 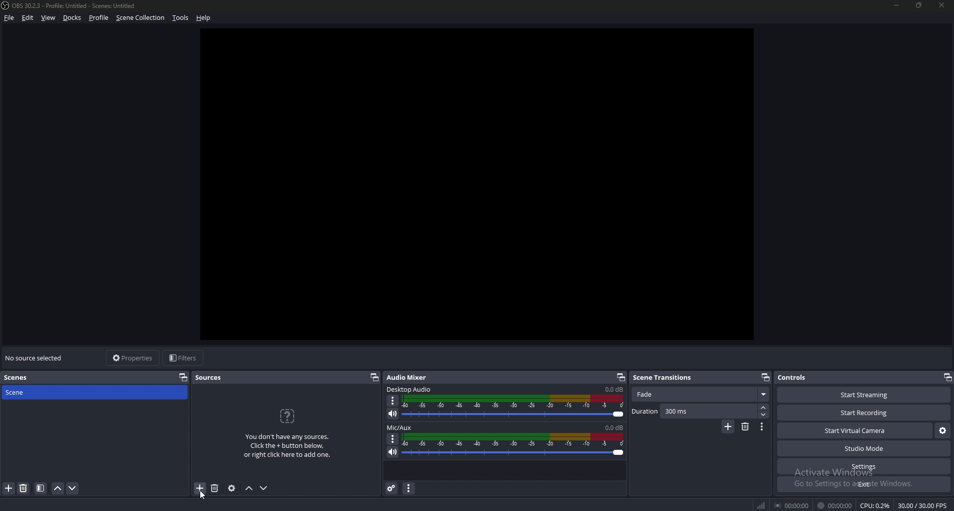 I want to click on OBS LOGO, so click(x=6, y=5).